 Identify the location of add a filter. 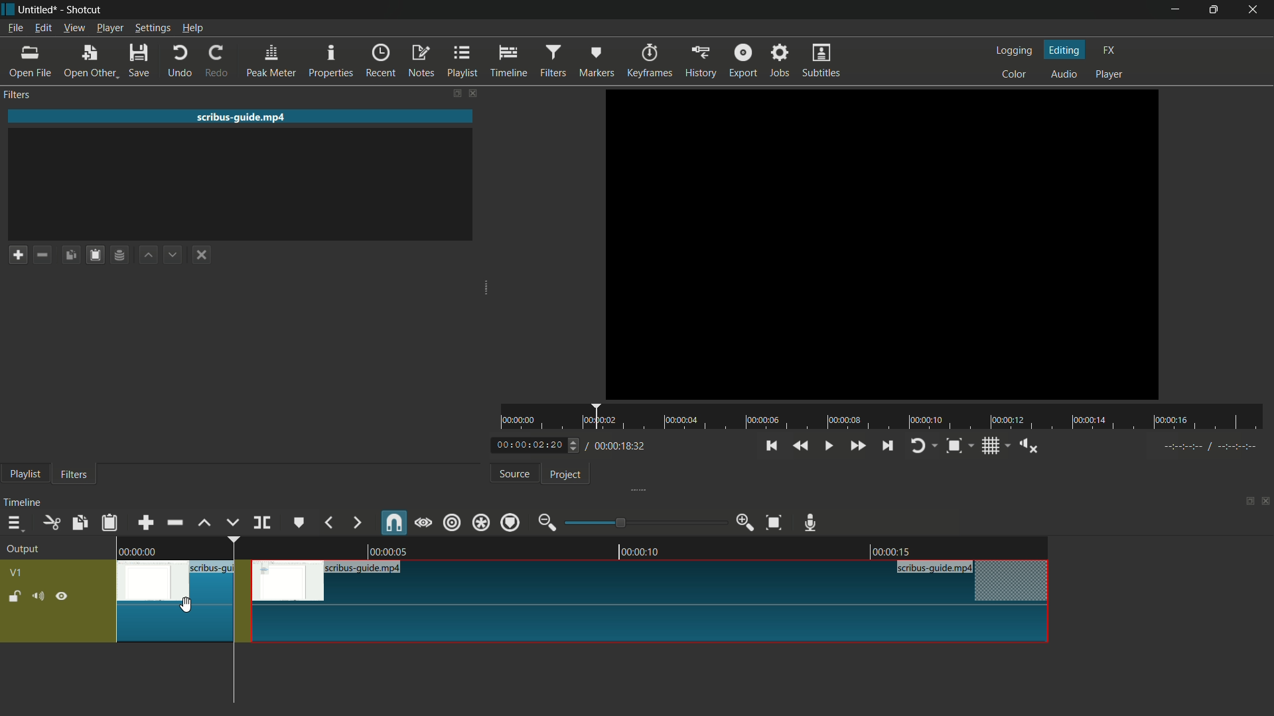
(17, 255).